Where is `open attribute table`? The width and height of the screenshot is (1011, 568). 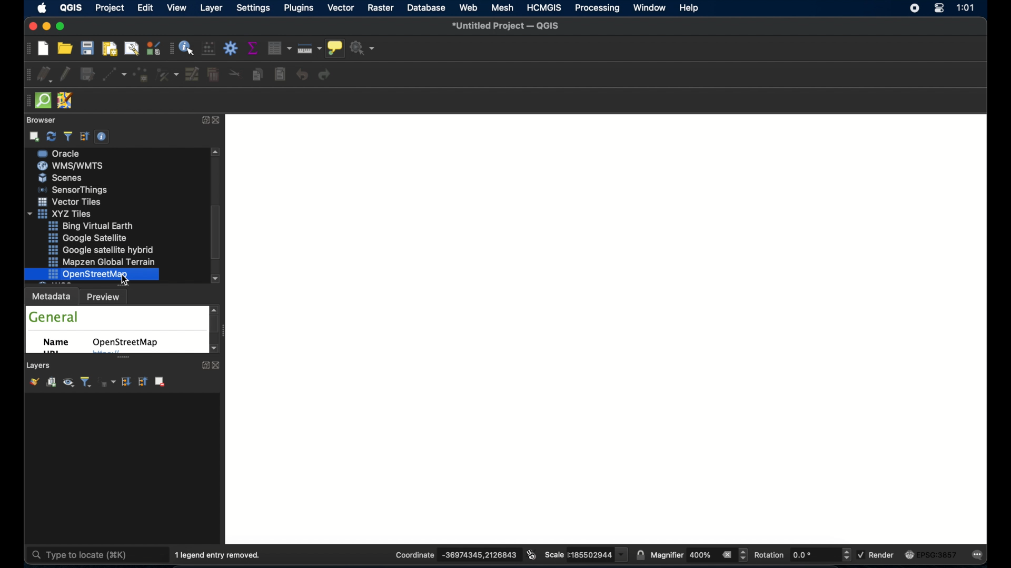
open attribute table is located at coordinates (279, 47).